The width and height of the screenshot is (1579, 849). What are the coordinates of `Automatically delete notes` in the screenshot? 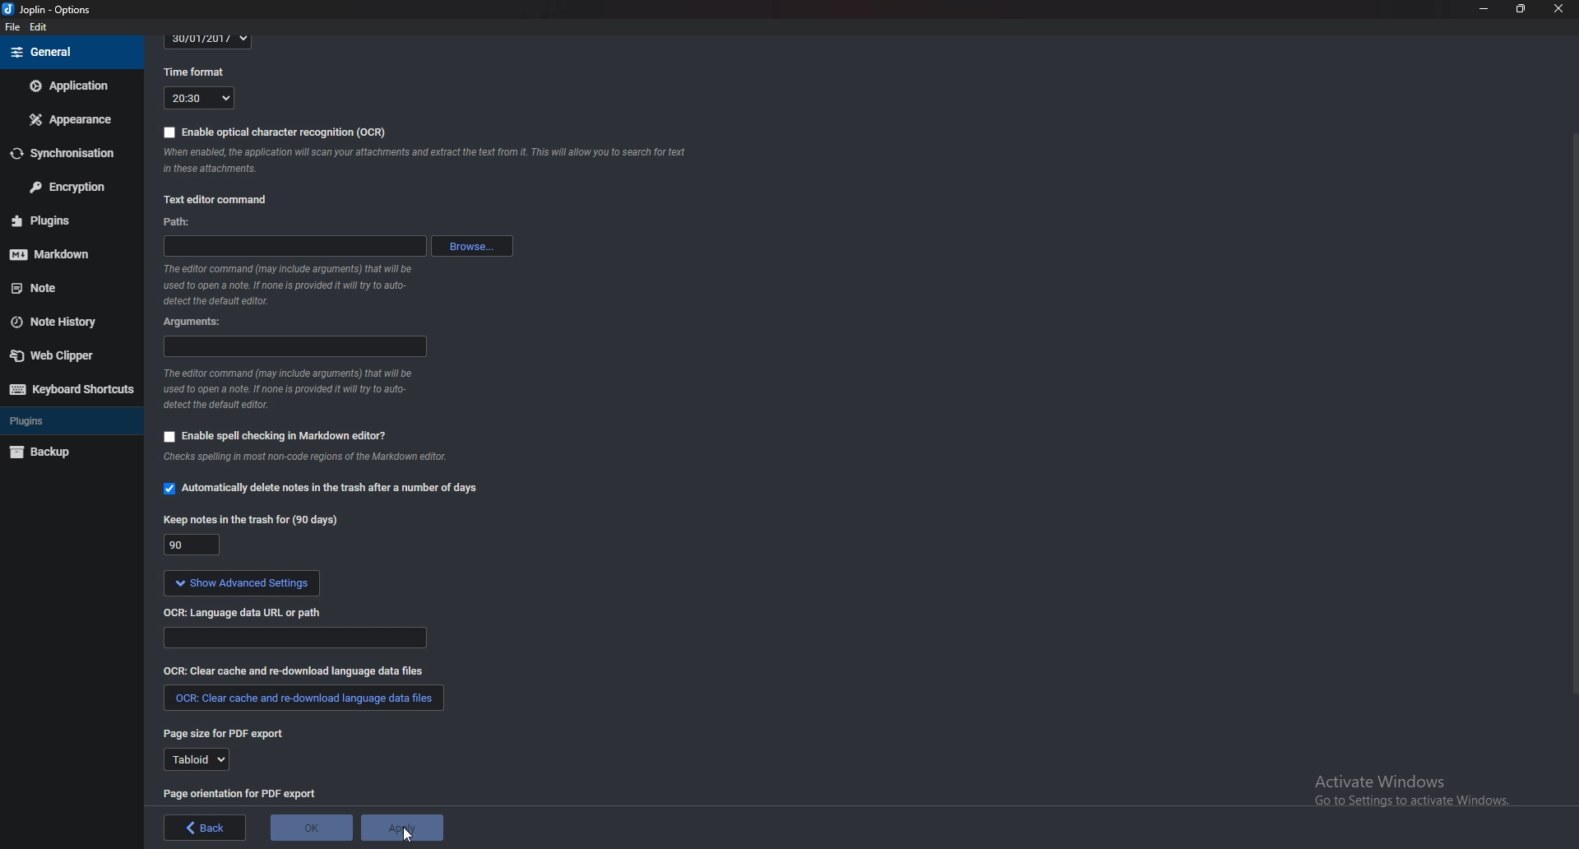 It's located at (324, 486).